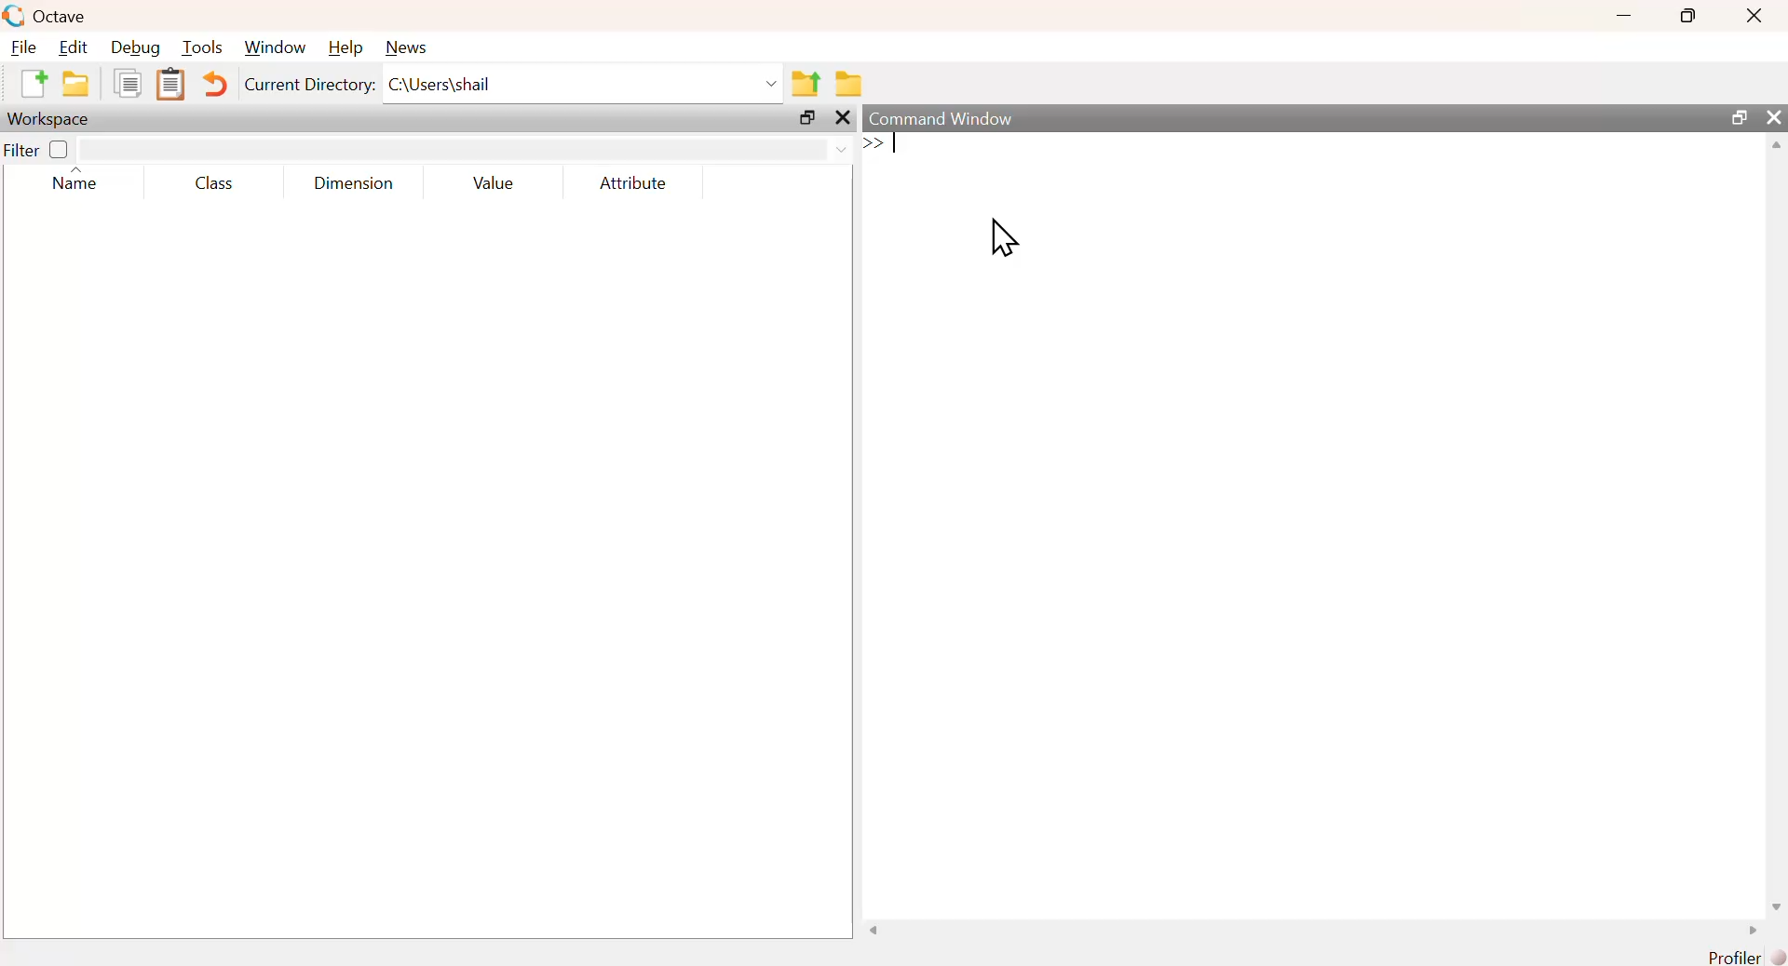 This screenshot has height=966, width=1788. Describe the element at coordinates (1753, 17) in the screenshot. I see `close` at that location.